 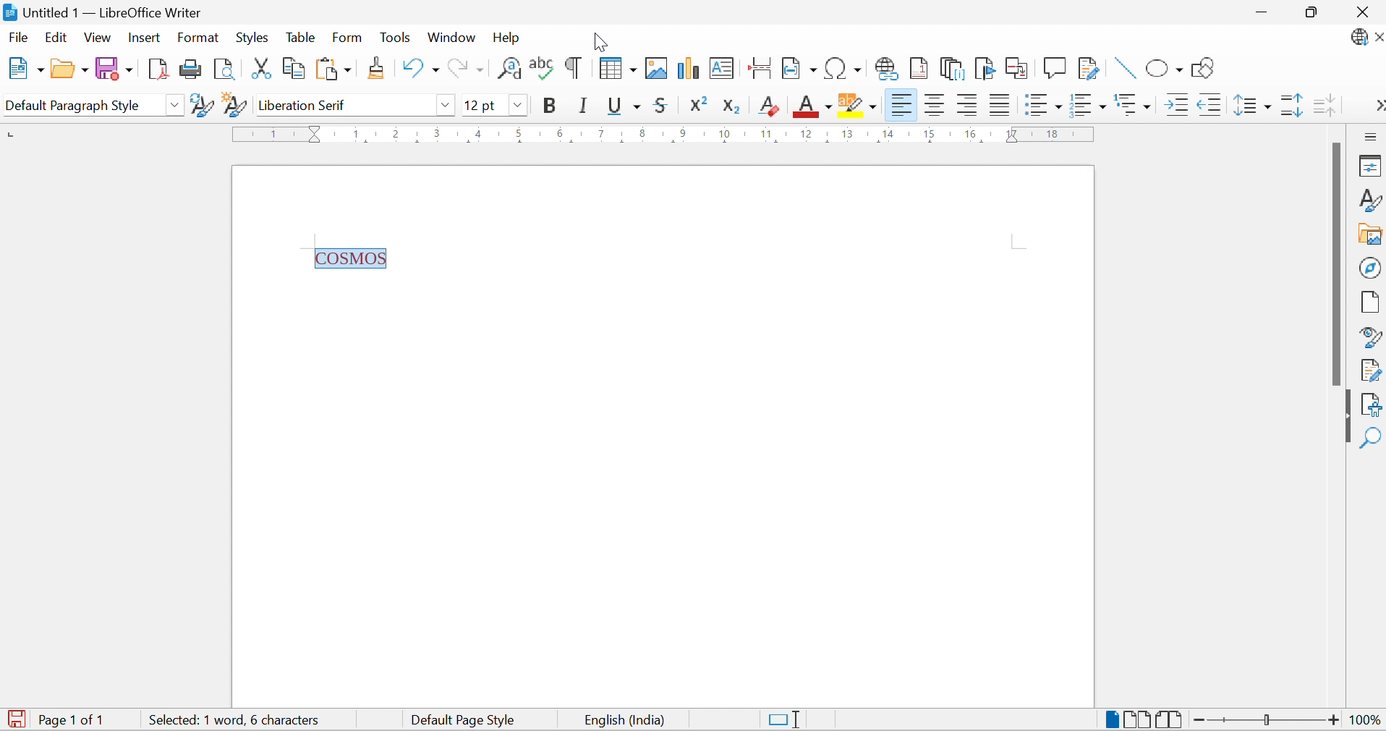 What do you see at coordinates (1324, 105) in the screenshot?
I see `Decrease Paragraph Spacing` at bounding box center [1324, 105].